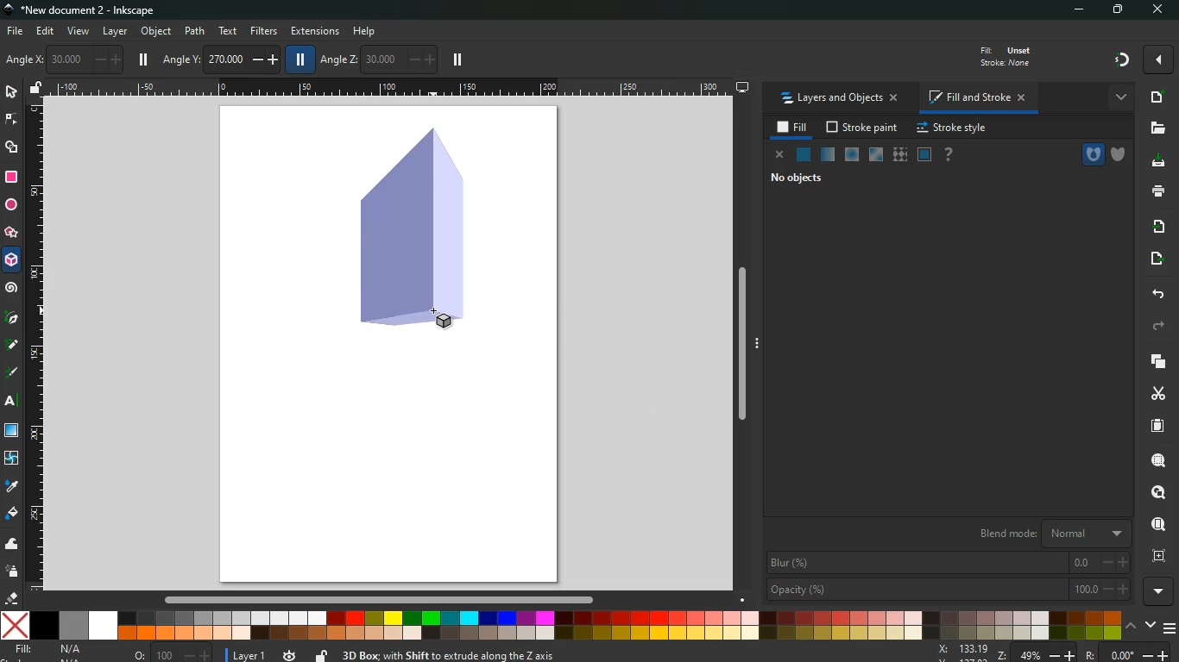  Describe the element at coordinates (1157, 190) in the screenshot. I see `print` at that location.